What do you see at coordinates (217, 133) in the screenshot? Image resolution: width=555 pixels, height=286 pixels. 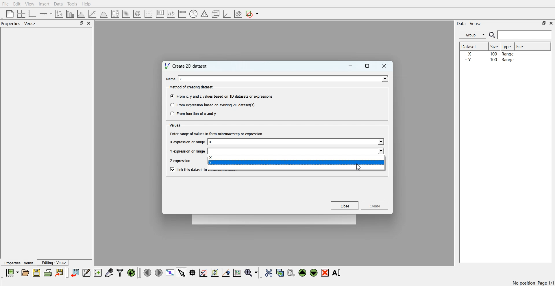 I see `~~ Enter range of values in form min:max:step or expression` at bounding box center [217, 133].